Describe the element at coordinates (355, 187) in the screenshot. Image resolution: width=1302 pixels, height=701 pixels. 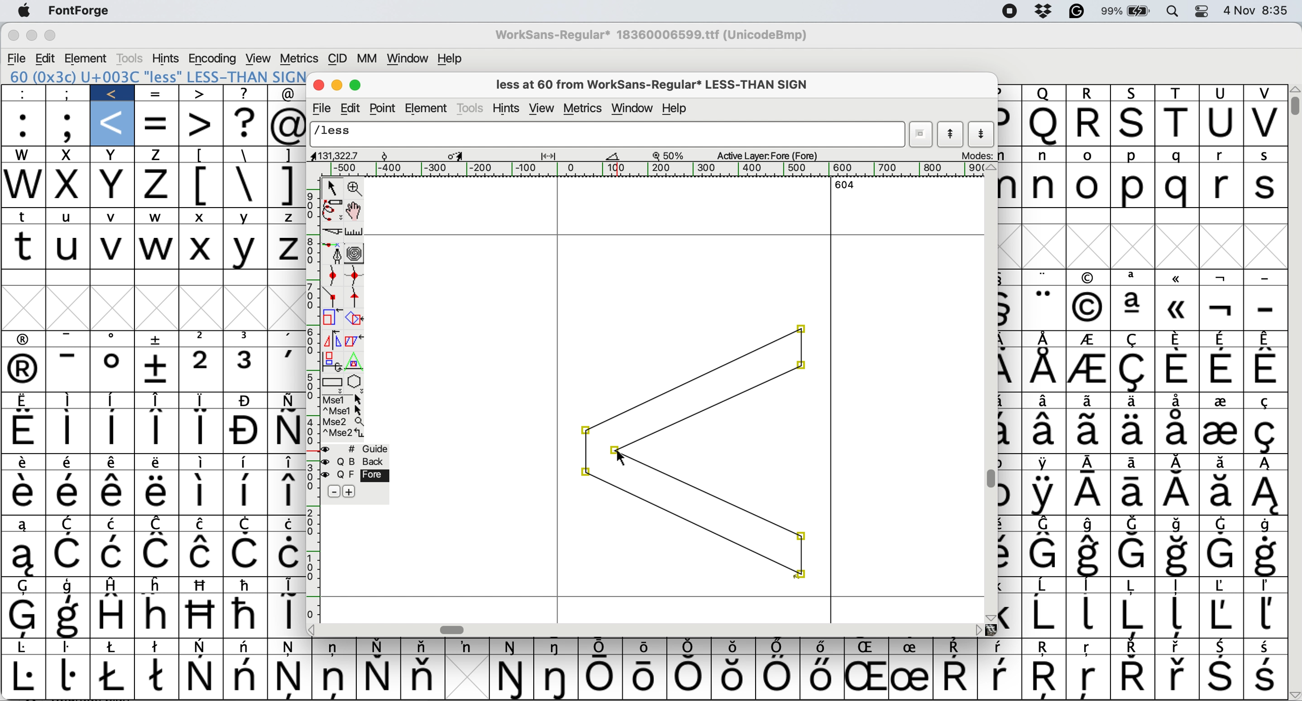
I see `zoom` at that location.